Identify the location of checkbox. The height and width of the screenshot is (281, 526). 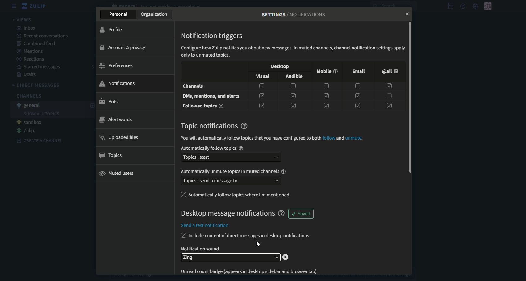
(389, 105).